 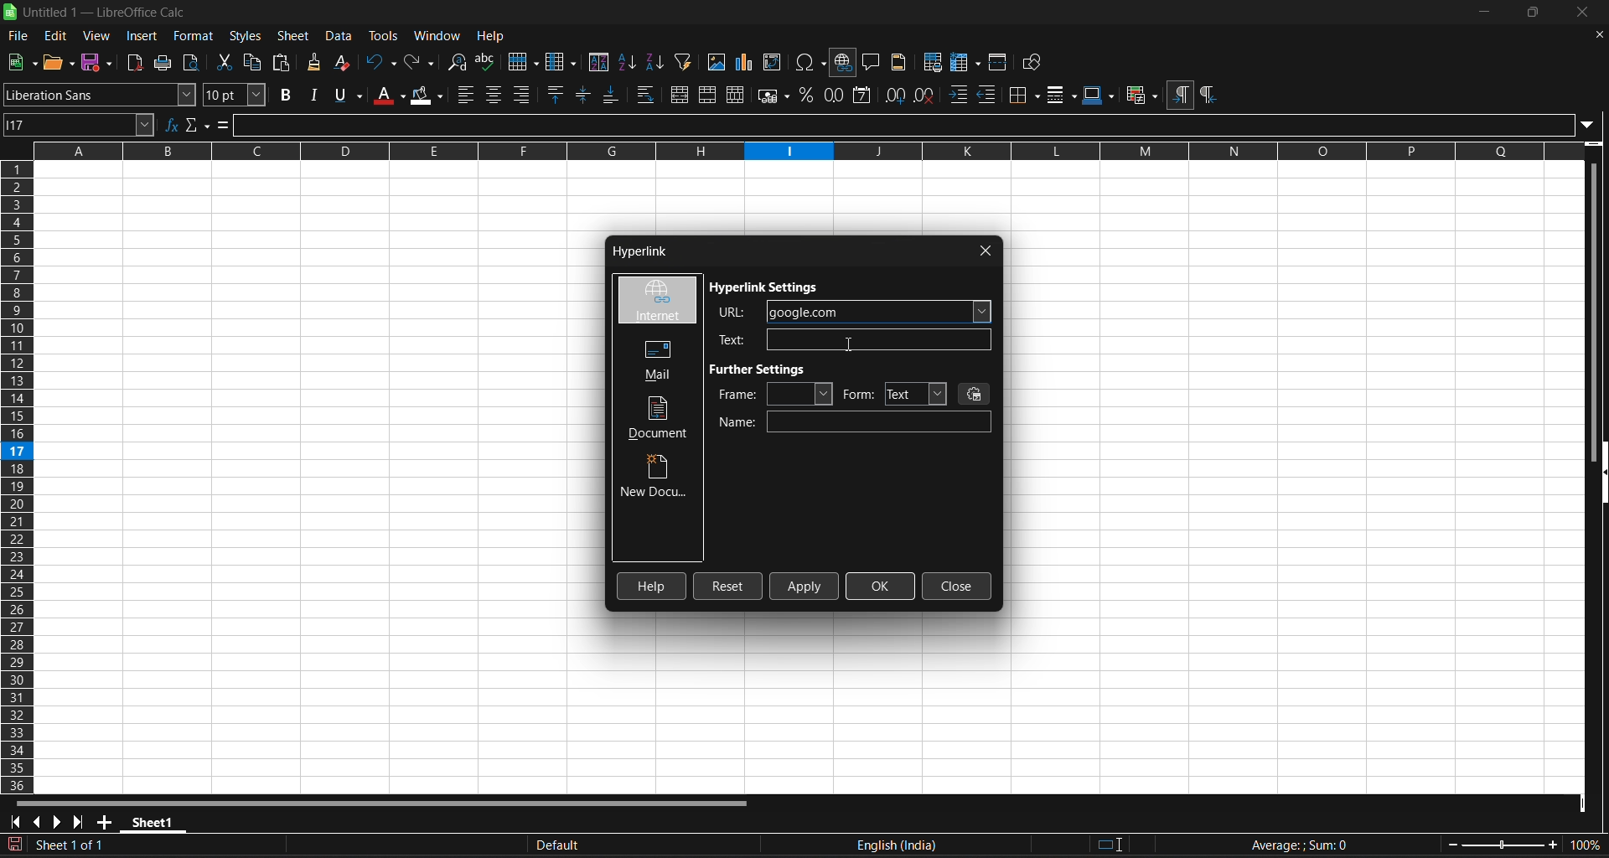 I want to click on format as date, so click(x=864, y=96).